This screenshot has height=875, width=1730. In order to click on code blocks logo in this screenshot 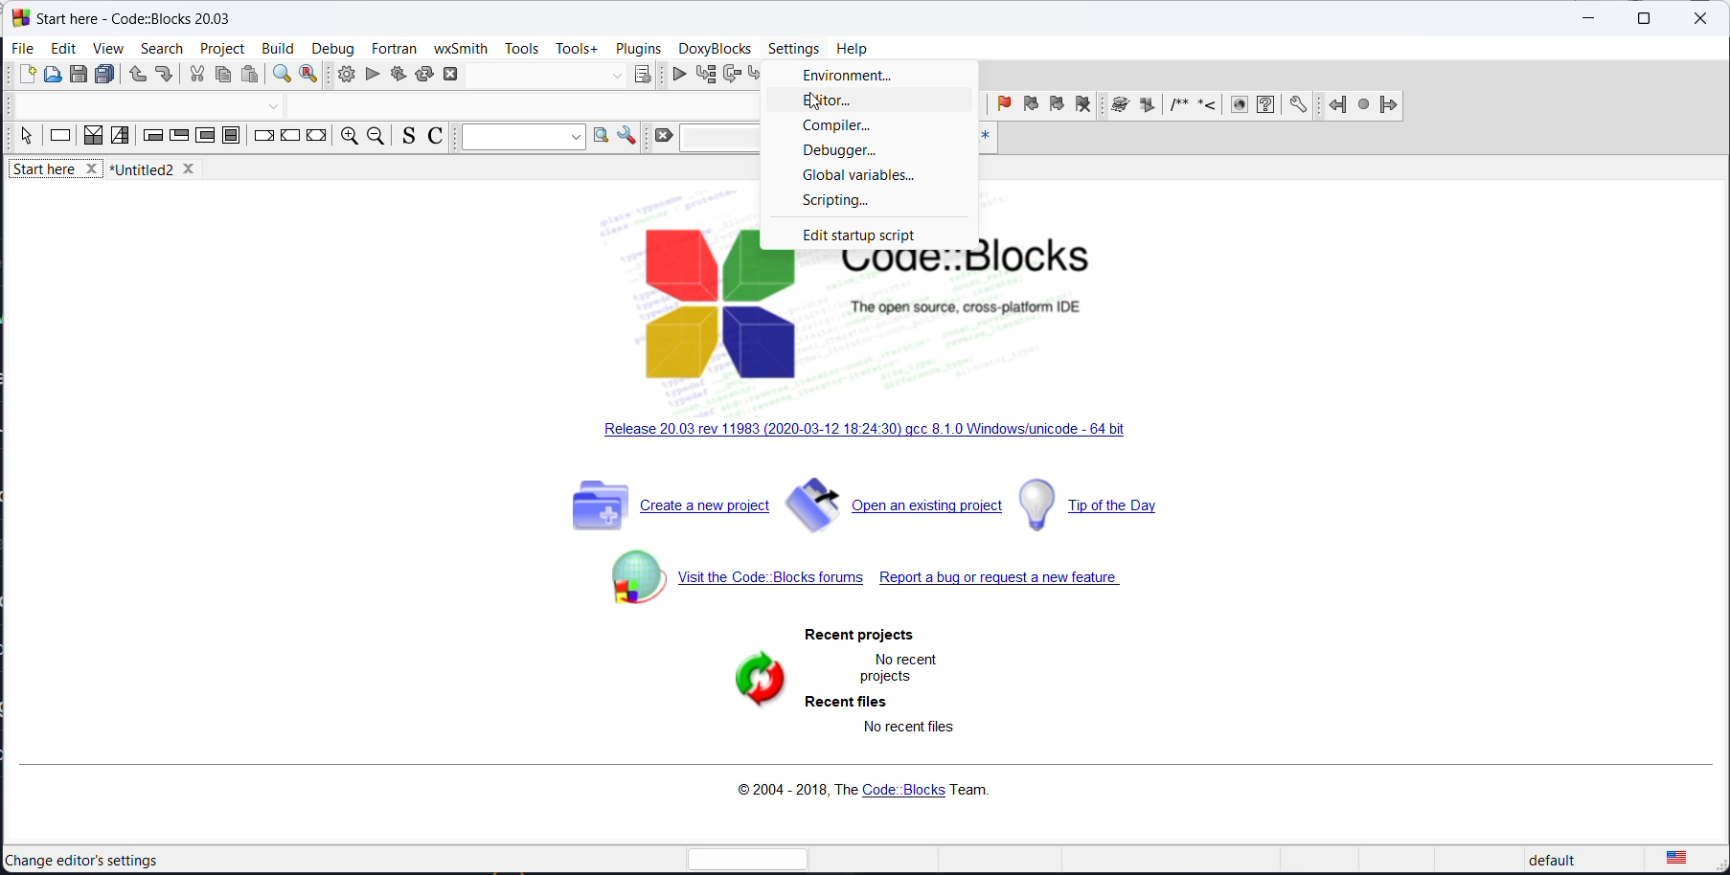, I will do `click(902, 315)`.